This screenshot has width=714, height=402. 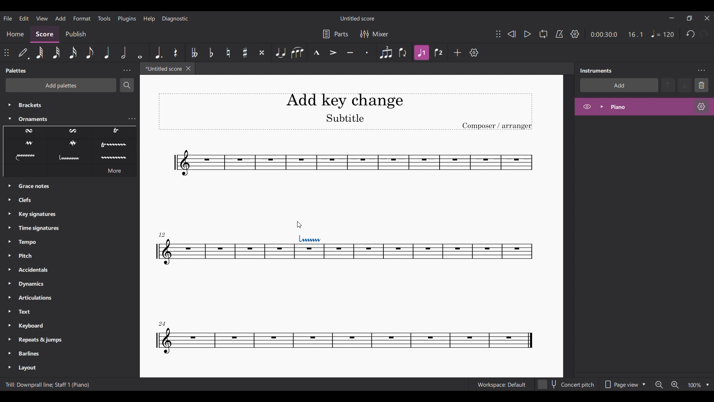 I want to click on 32nd note, so click(x=57, y=52).